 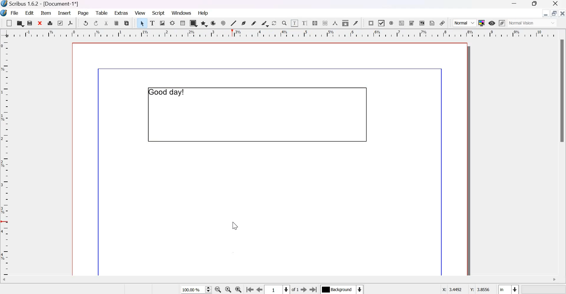 I want to click on PDF check box, so click(x=381, y=23).